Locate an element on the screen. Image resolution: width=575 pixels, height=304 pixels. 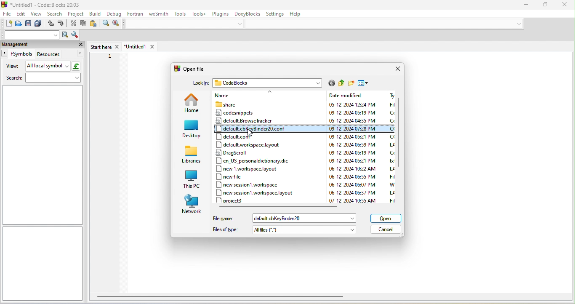
network is located at coordinates (192, 204).